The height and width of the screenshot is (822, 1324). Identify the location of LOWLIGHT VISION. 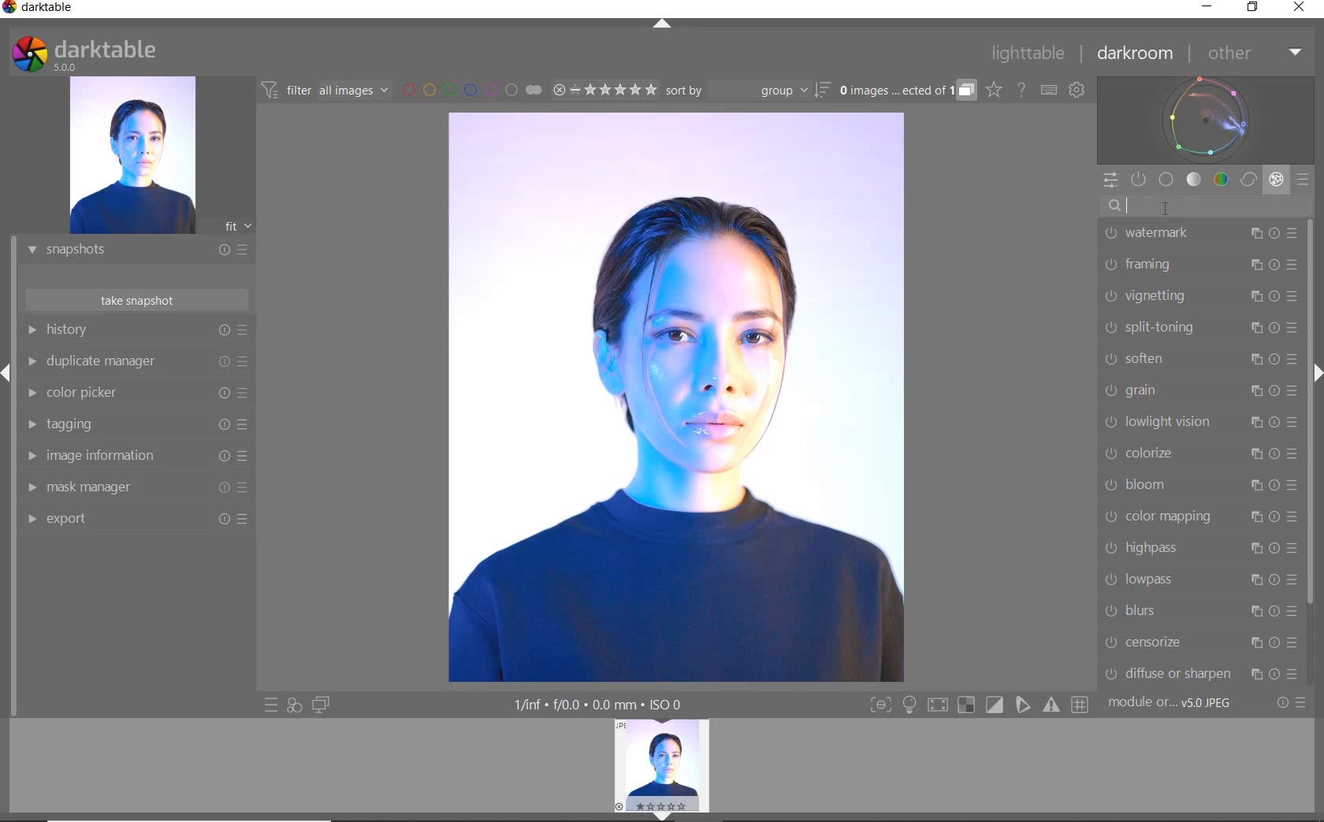
(1200, 423).